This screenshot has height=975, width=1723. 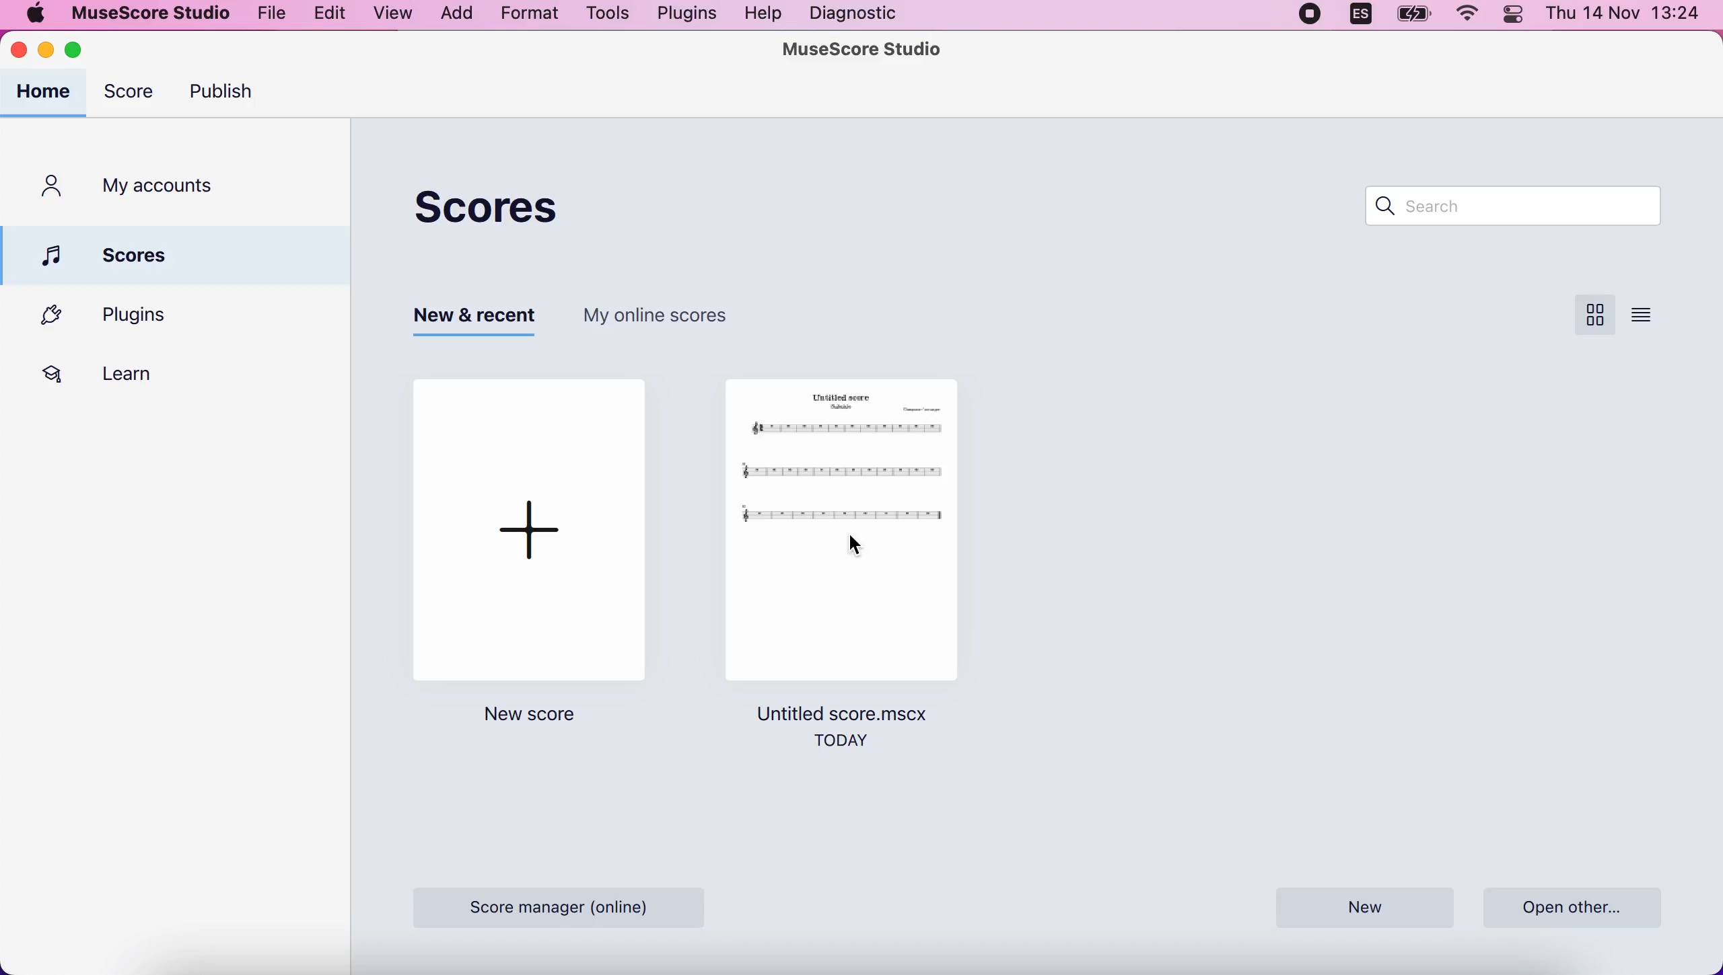 I want to click on add, so click(x=451, y=14).